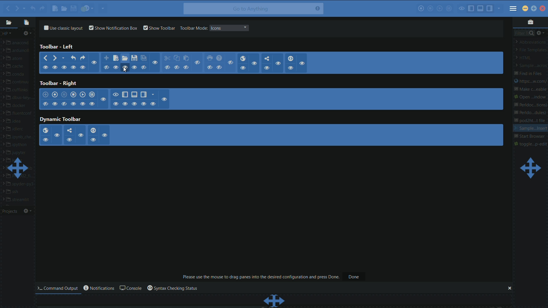  What do you see at coordinates (18, 106) in the screenshot?
I see `. docker` at bounding box center [18, 106].